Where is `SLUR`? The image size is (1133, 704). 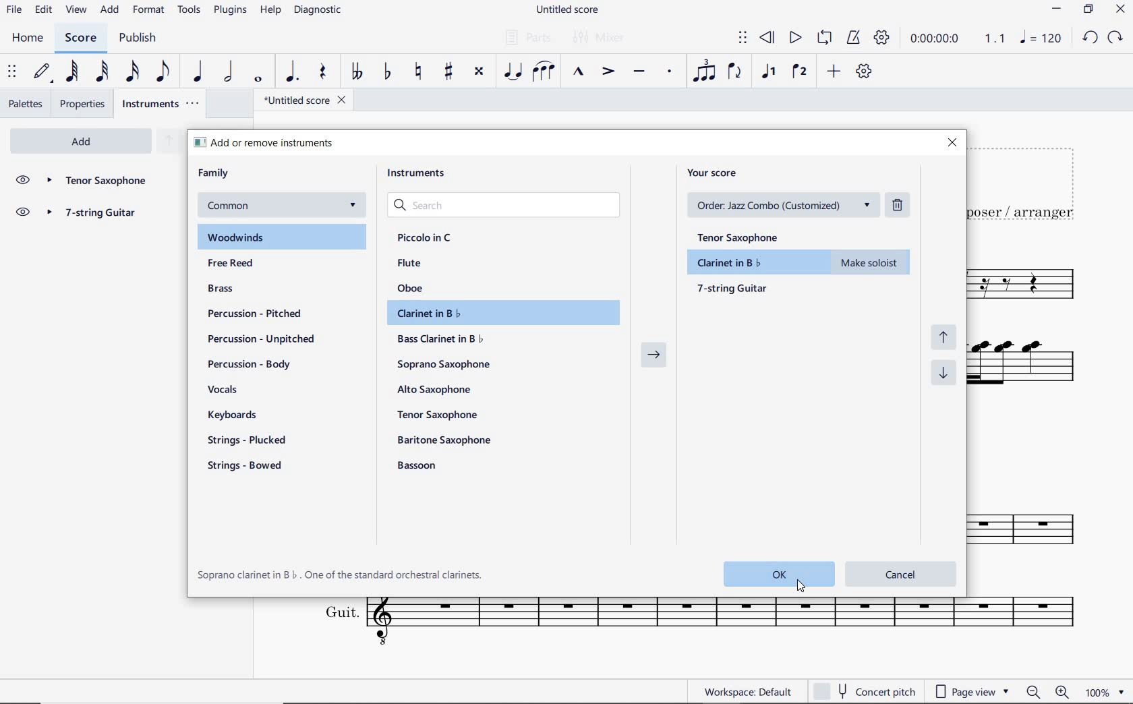 SLUR is located at coordinates (544, 72).